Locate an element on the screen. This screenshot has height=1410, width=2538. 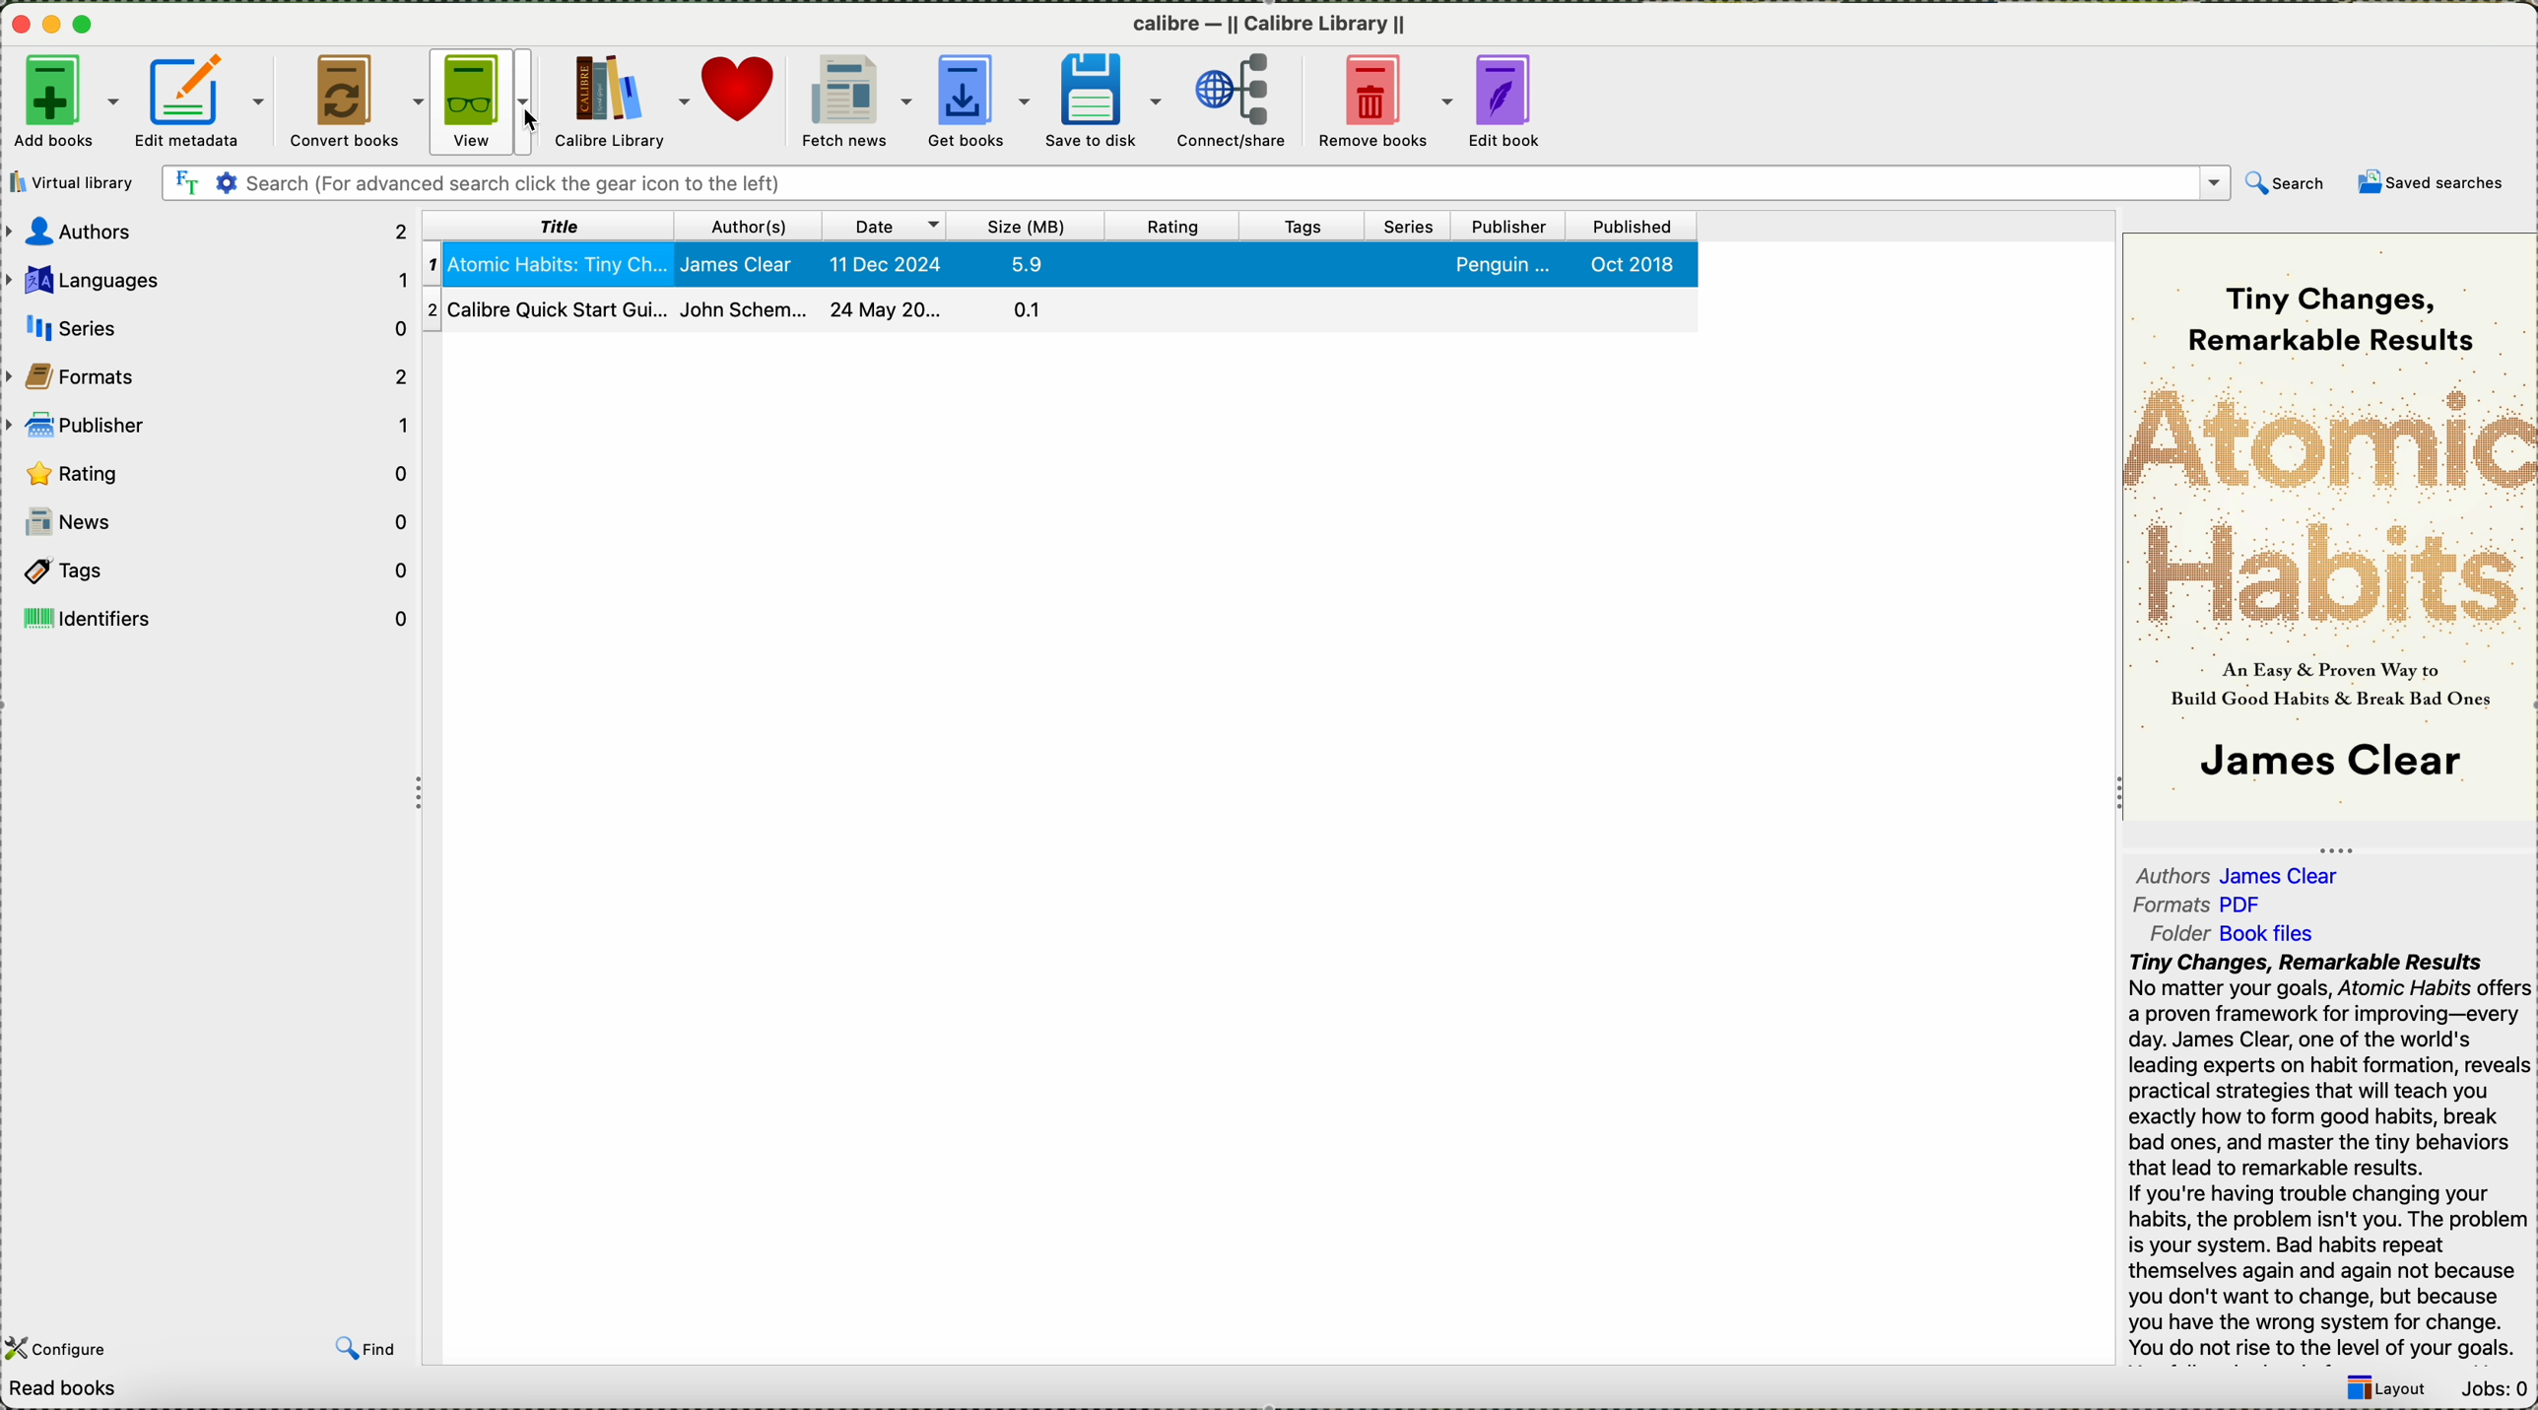
rating is located at coordinates (210, 470).